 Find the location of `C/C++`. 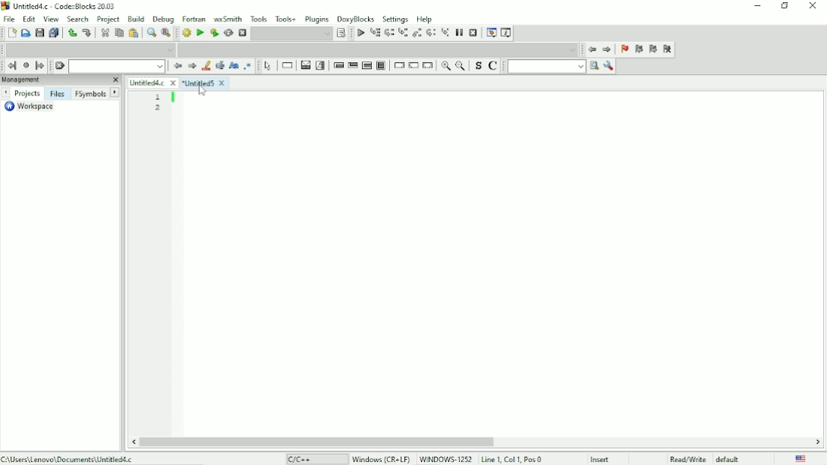

C/C++ is located at coordinates (299, 459).